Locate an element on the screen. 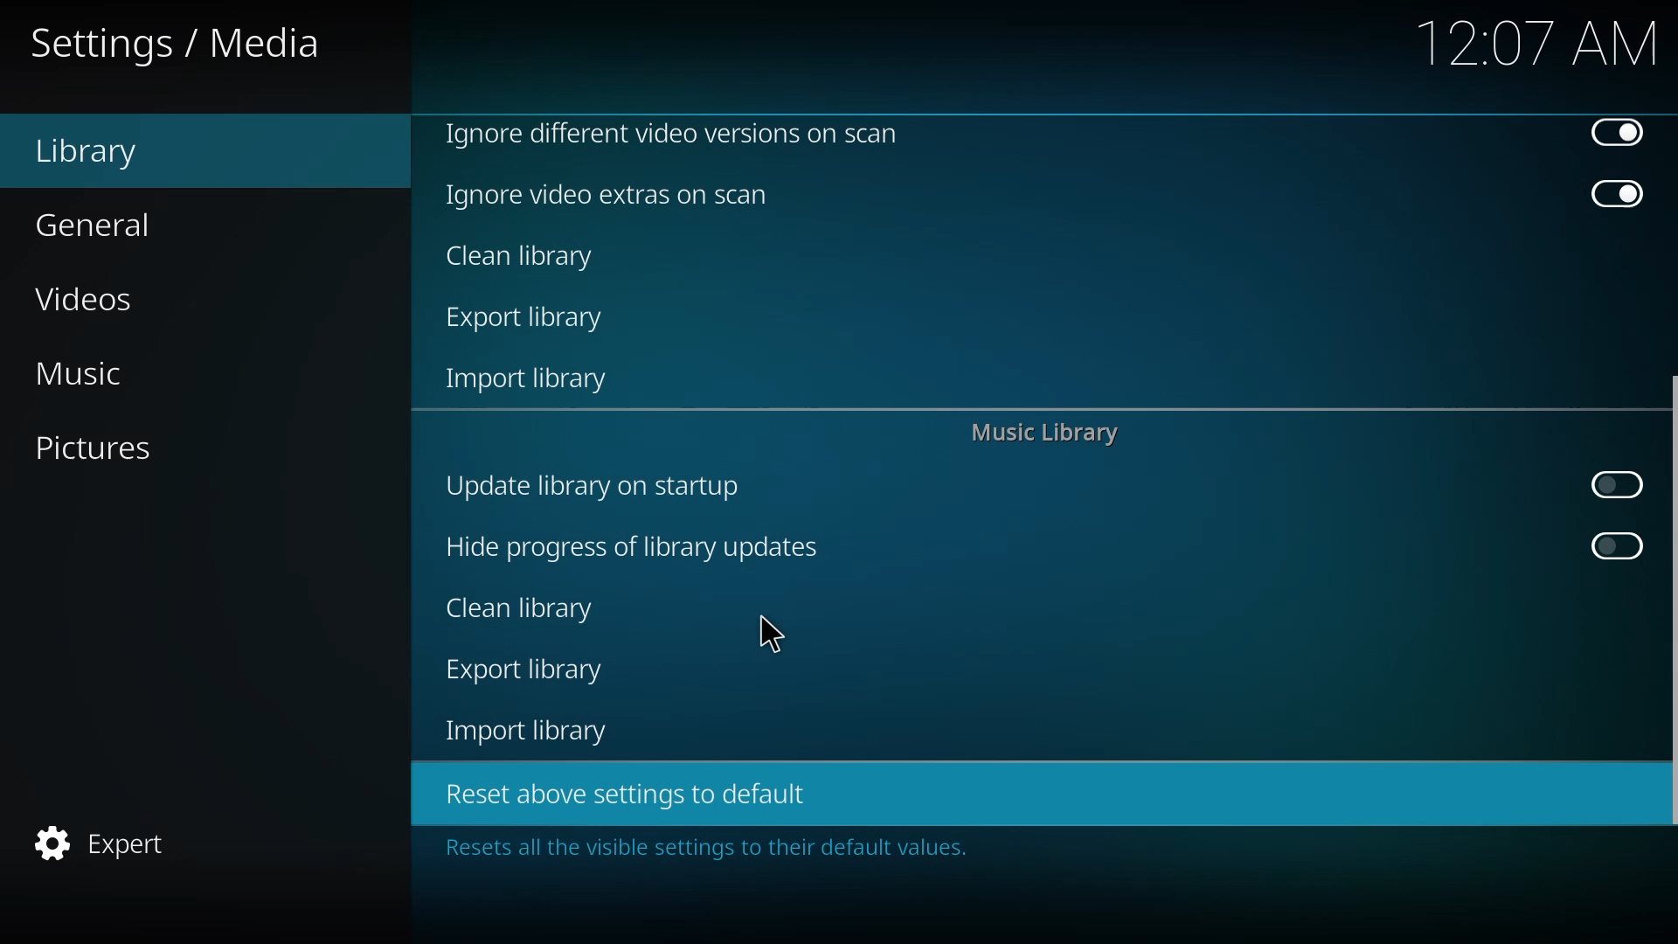 The image size is (1678, 944). import is located at coordinates (530, 731).